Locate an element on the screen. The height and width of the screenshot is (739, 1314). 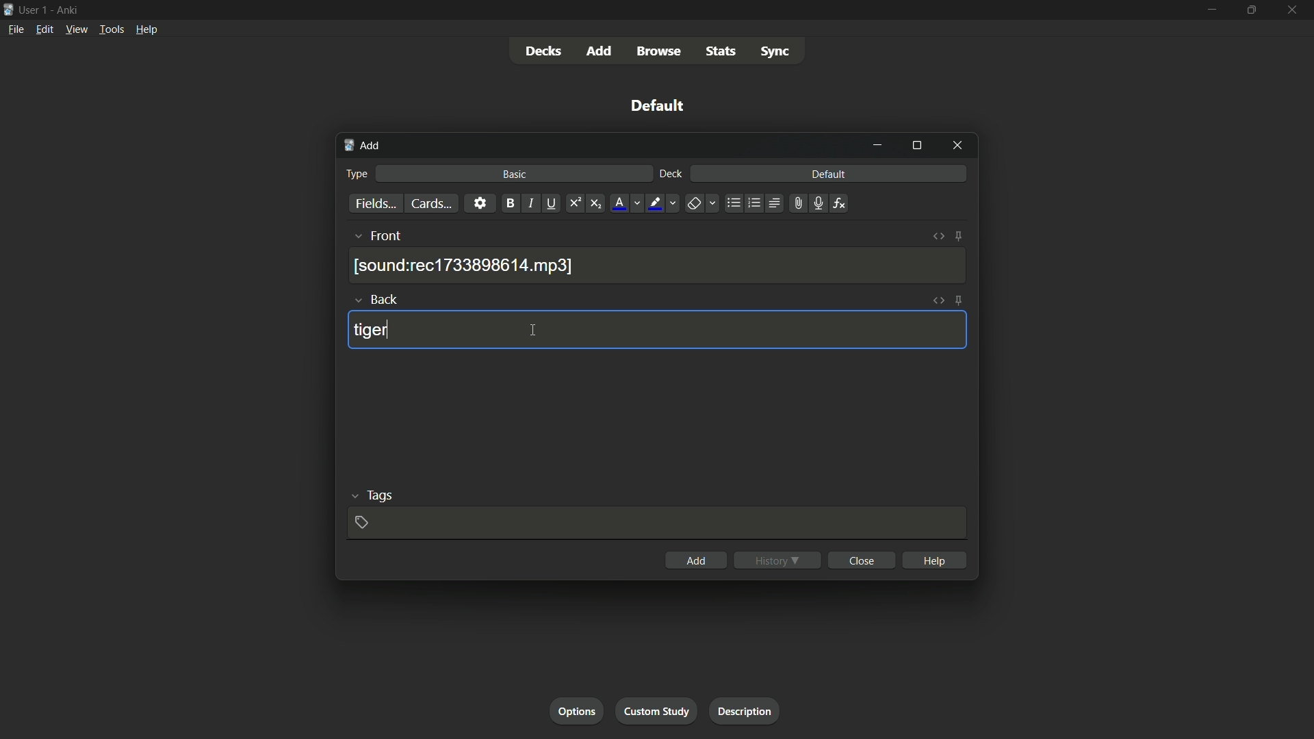
ordered list is located at coordinates (753, 203).